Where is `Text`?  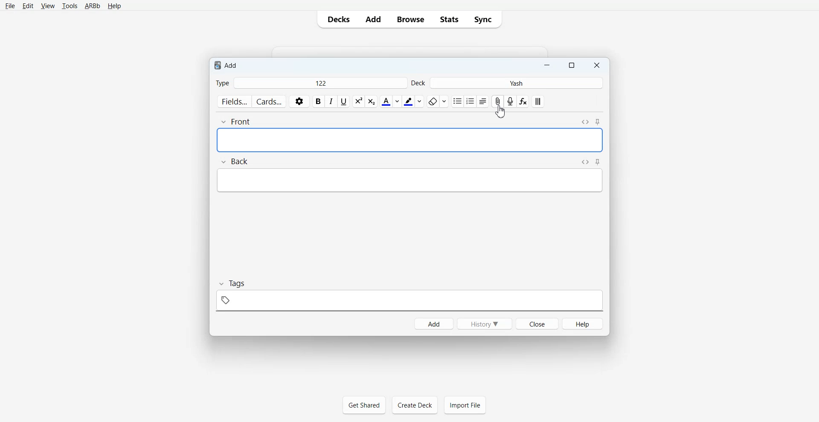
Text is located at coordinates (227, 64).